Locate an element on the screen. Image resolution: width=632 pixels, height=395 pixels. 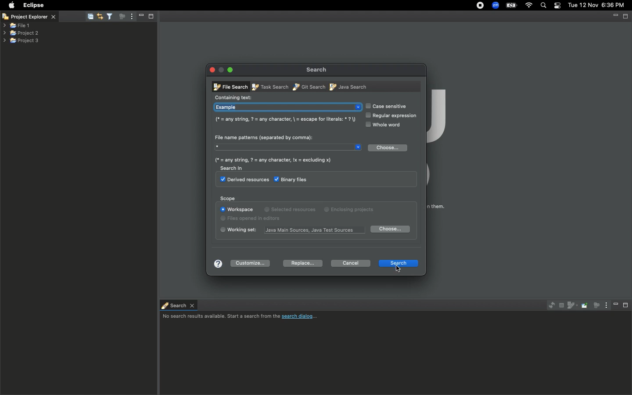
Cancel current search is located at coordinates (560, 305).